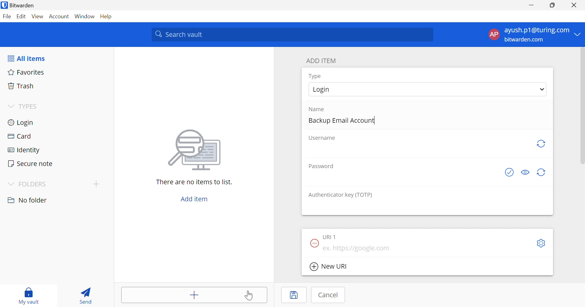 This screenshot has height=307, width=585. I want to click on image, so click(195, 151).